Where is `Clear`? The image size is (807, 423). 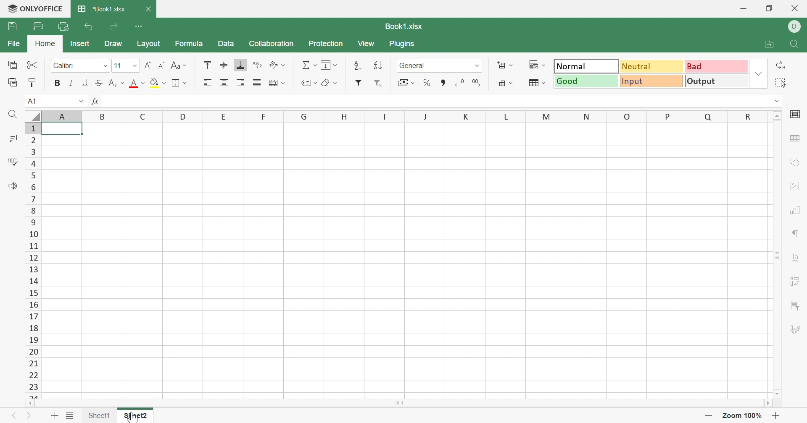
Clear is located at coordinates (327, 84).